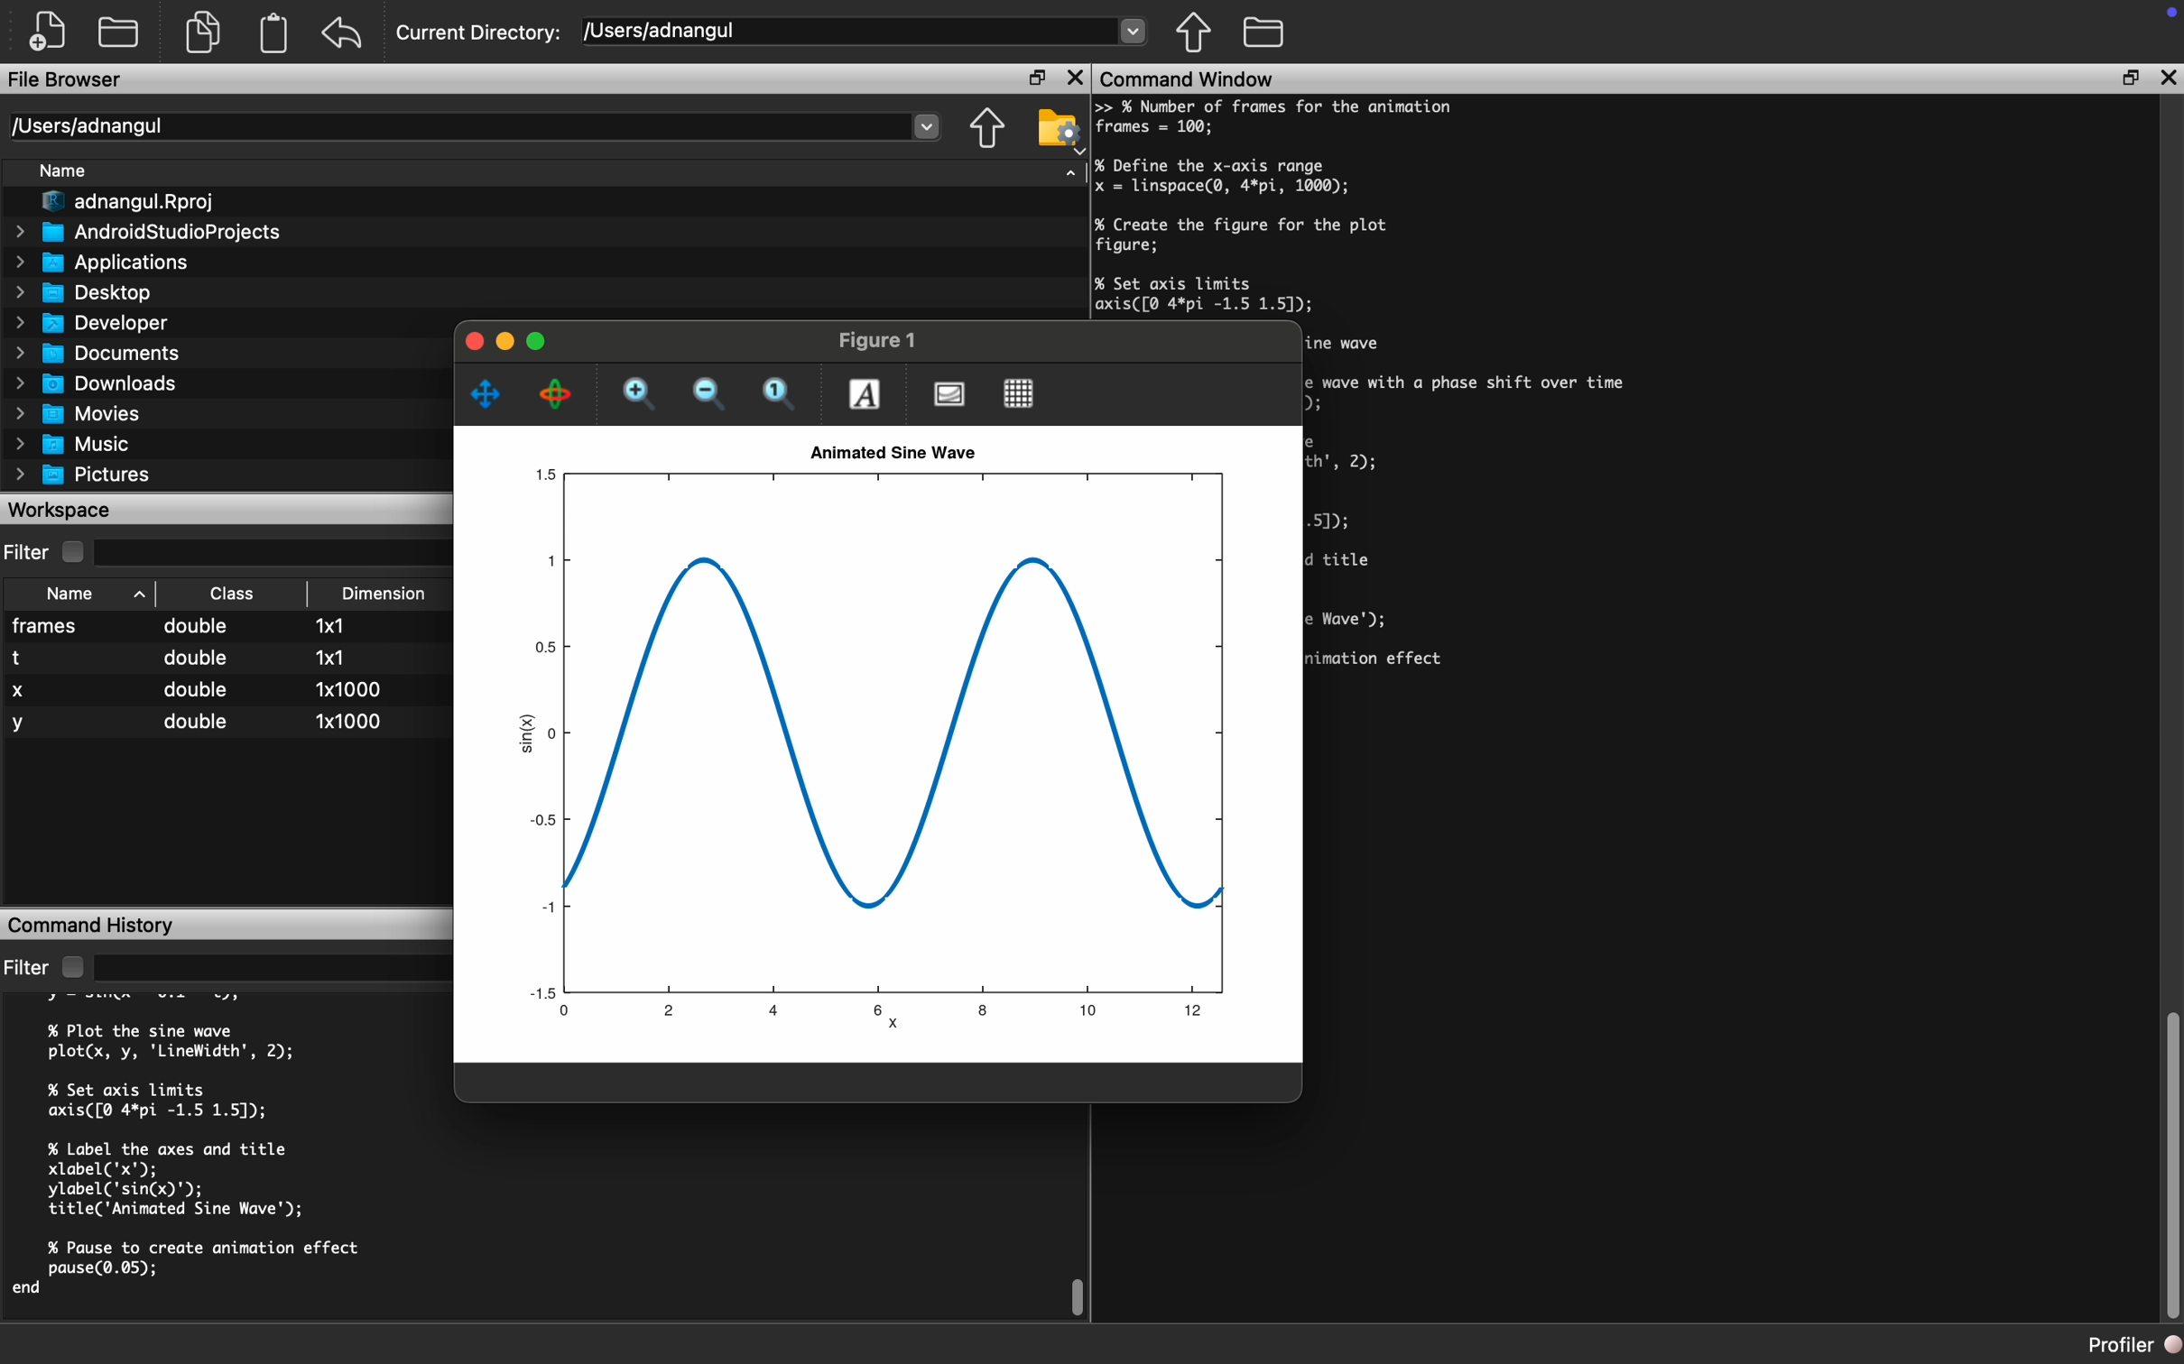 The width and height of the screenshot is (2184, 1364). What do you see at coordinates (1191, 78) in the screenshot?
I see `Command Window` at bounding box center [1191, 78].